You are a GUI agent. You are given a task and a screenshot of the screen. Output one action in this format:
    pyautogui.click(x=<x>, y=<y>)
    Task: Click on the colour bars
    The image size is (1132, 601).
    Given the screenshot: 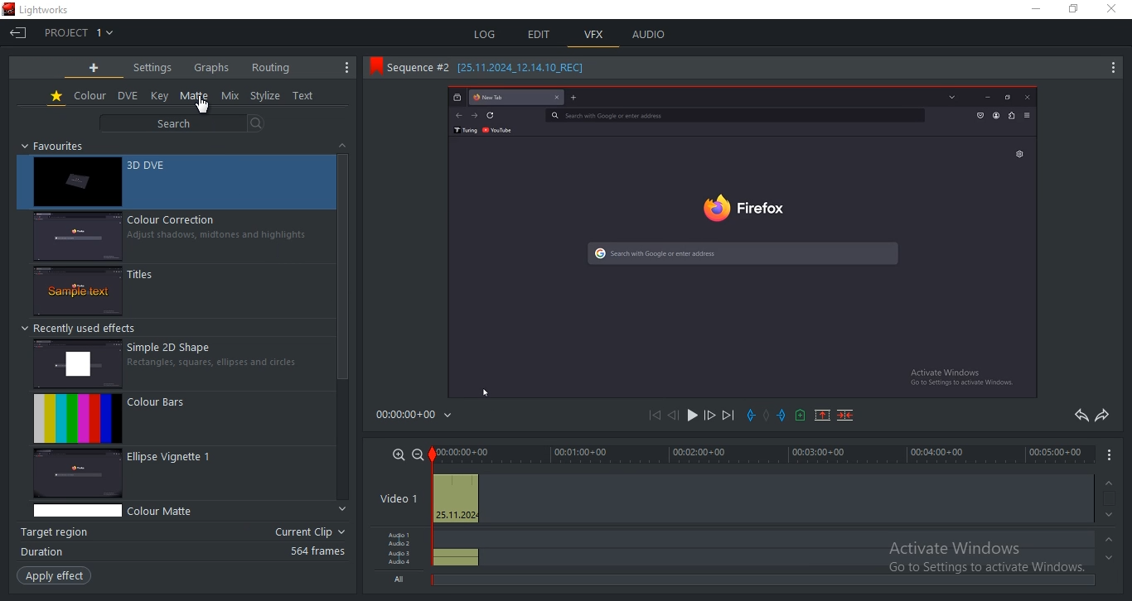 What is the action you would take?
    pyautogui.click(x=181, y=419)
    